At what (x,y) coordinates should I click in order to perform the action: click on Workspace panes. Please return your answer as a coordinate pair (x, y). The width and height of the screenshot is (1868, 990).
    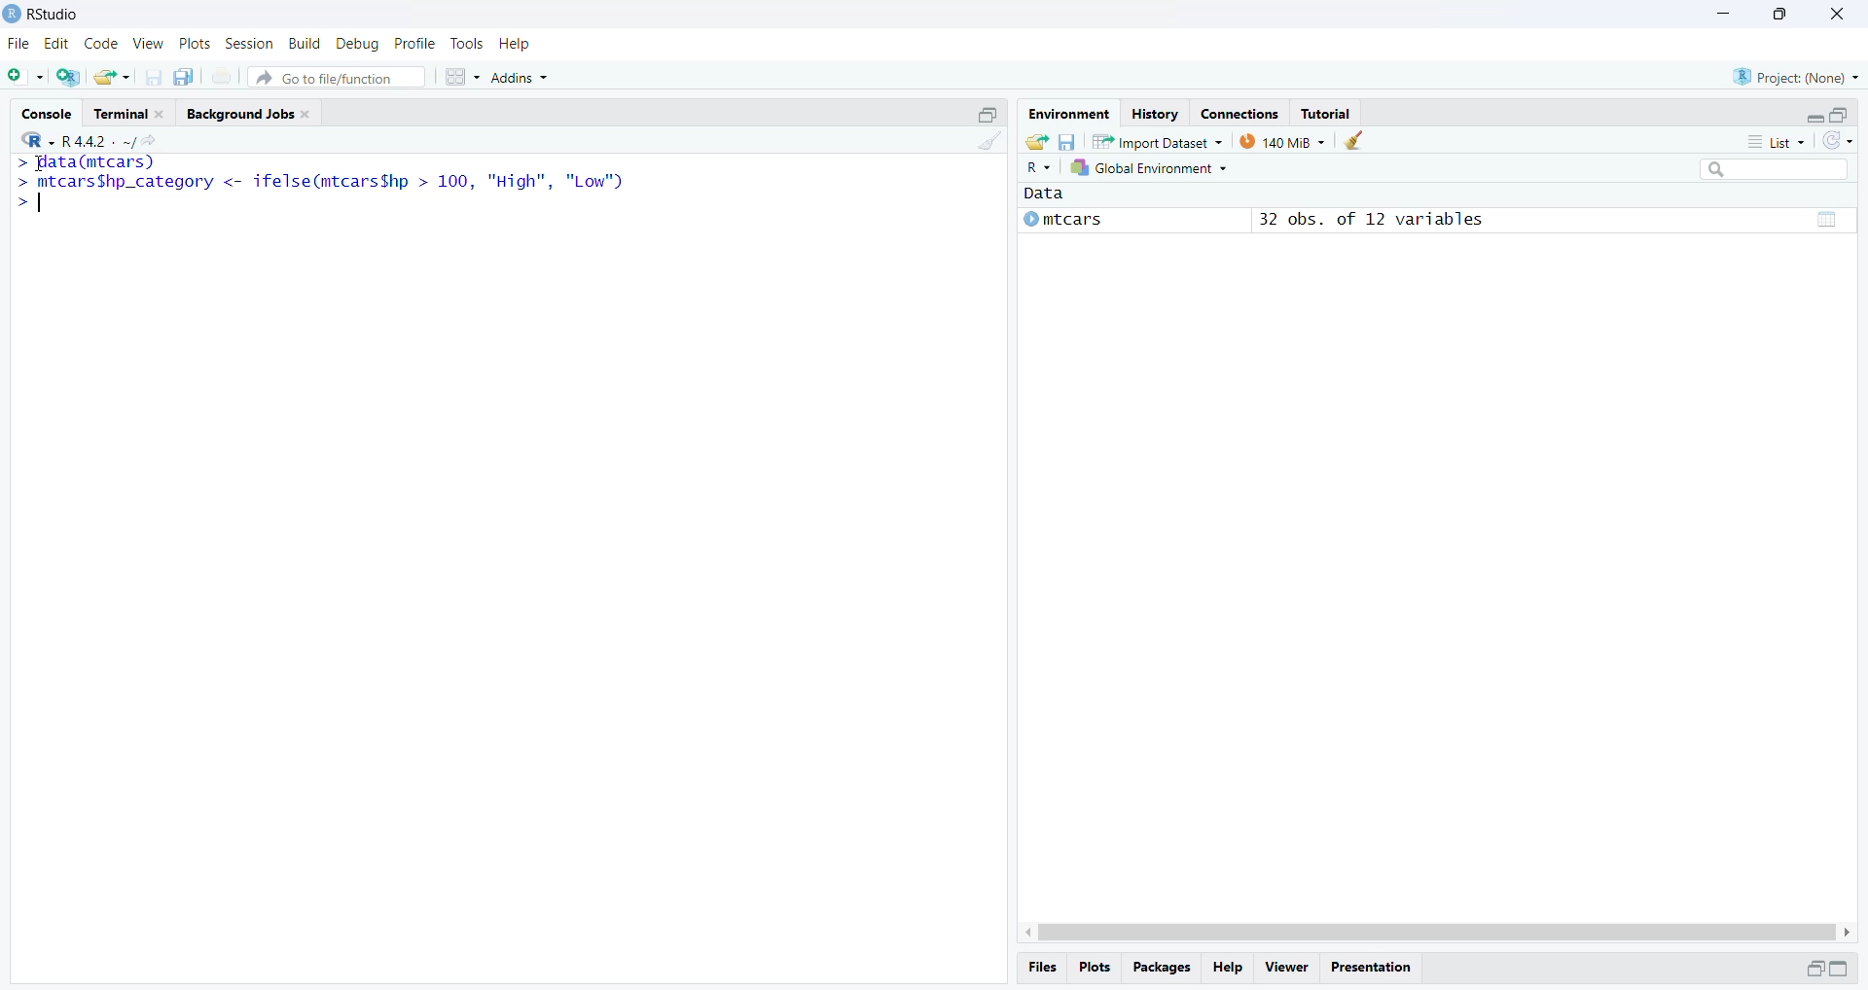
    Looking at the image, I should click on (461, 76).